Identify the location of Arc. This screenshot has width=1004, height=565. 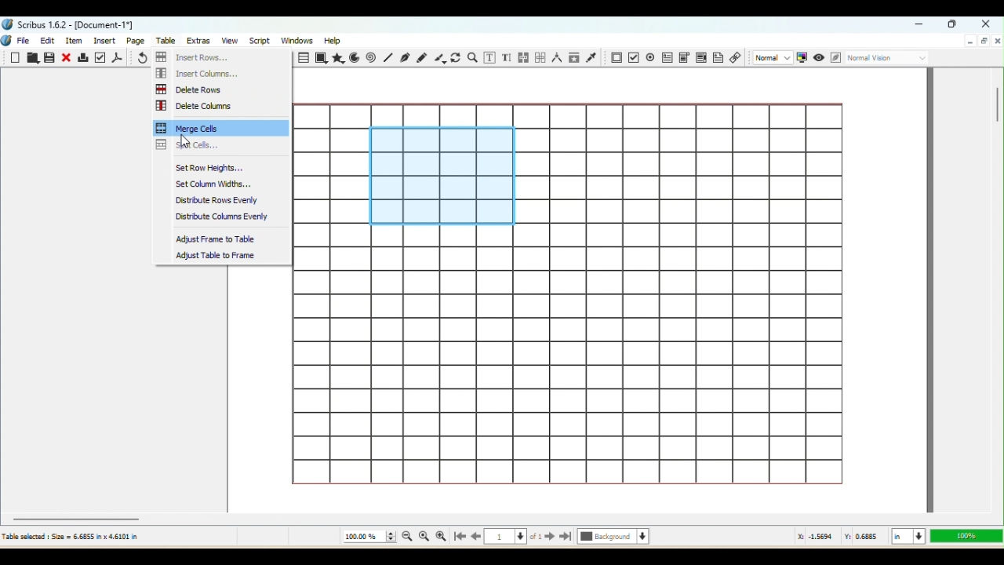
(356, 57).